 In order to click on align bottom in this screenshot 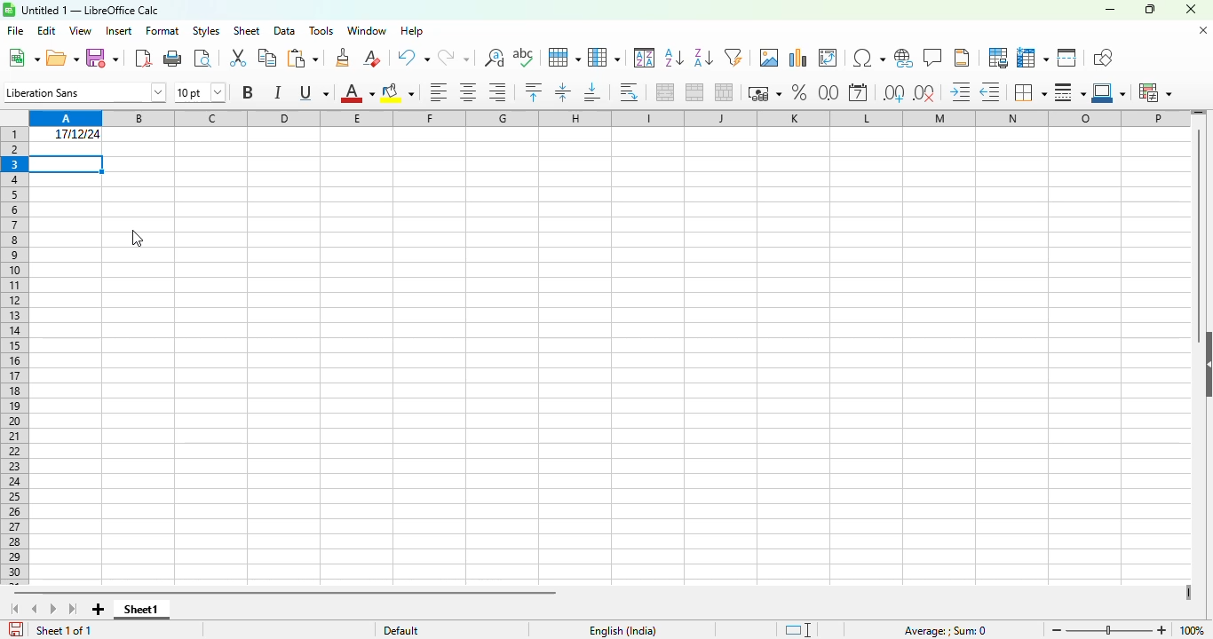, I will do `click(592, 92)`.